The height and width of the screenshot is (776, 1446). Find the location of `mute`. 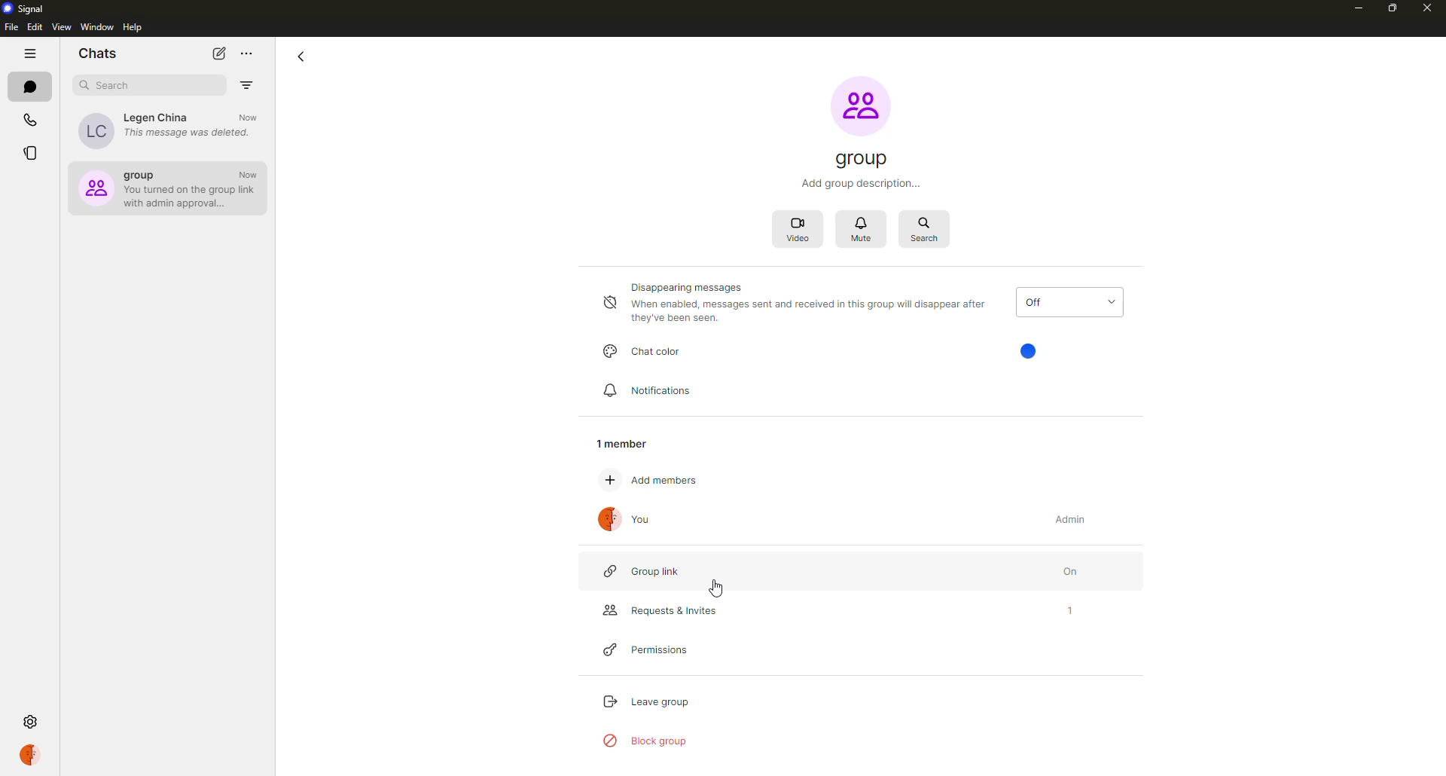

mute is located at coordinates (864, 231).